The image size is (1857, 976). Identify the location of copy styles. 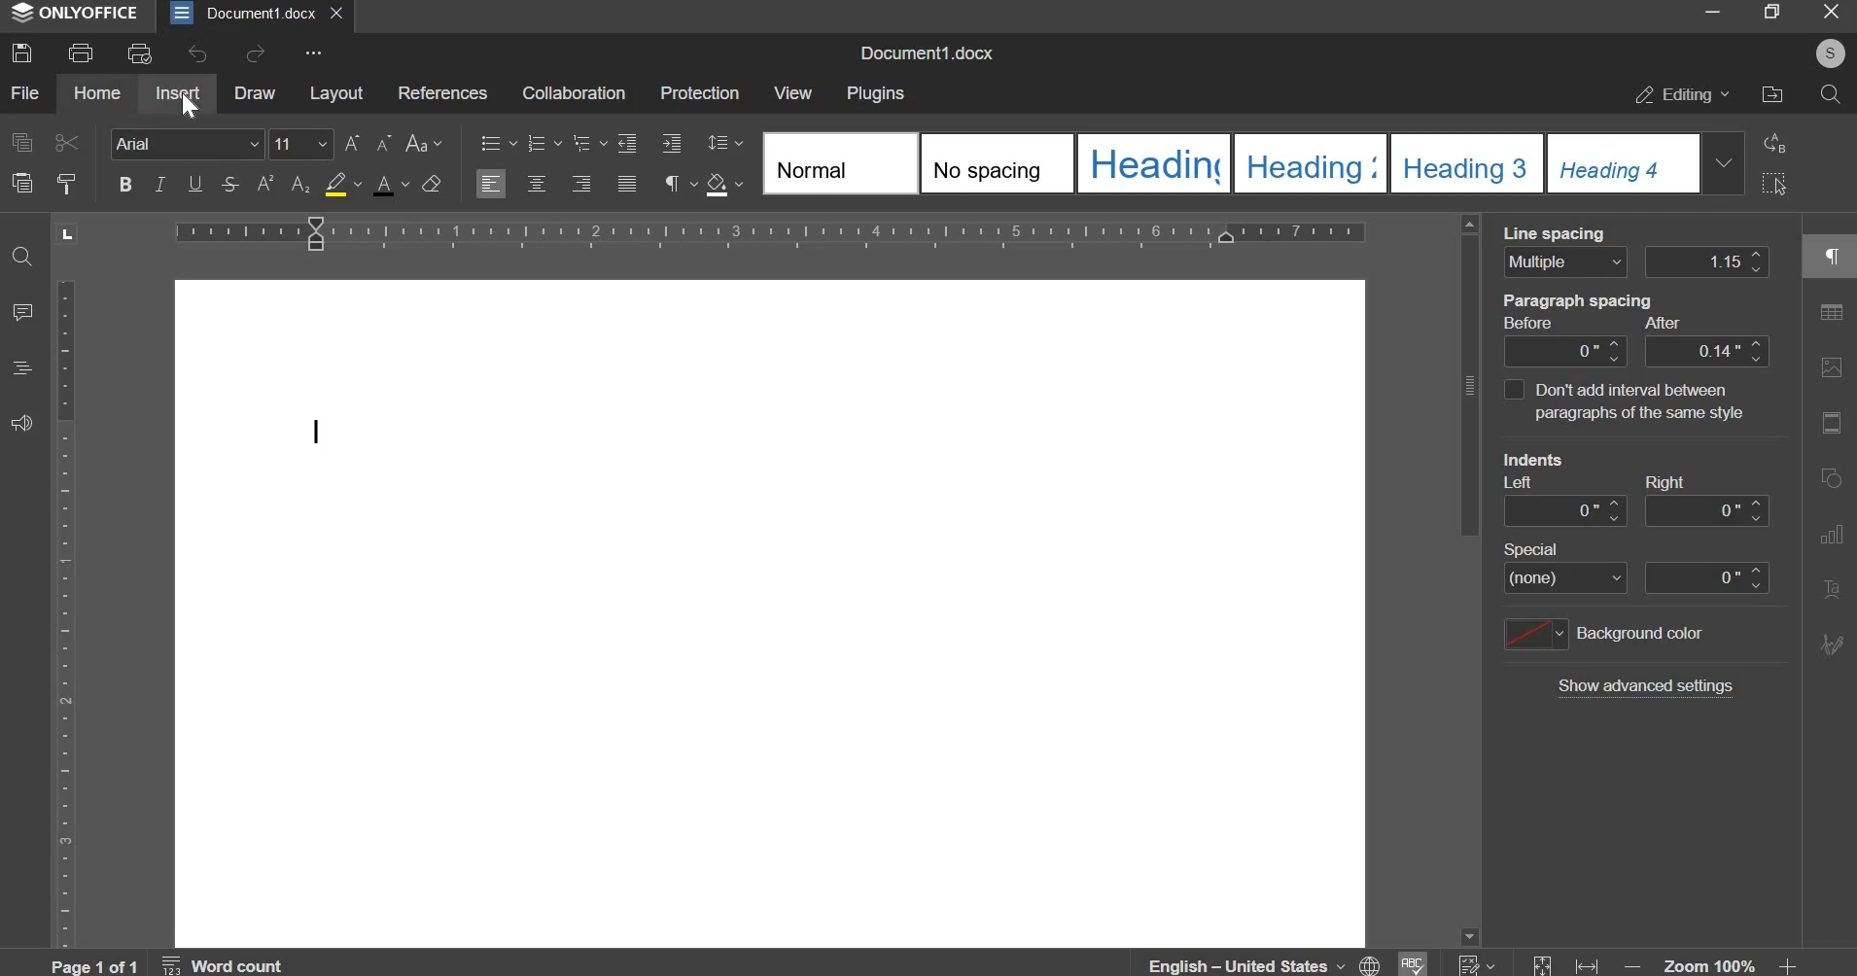
(66, 181).